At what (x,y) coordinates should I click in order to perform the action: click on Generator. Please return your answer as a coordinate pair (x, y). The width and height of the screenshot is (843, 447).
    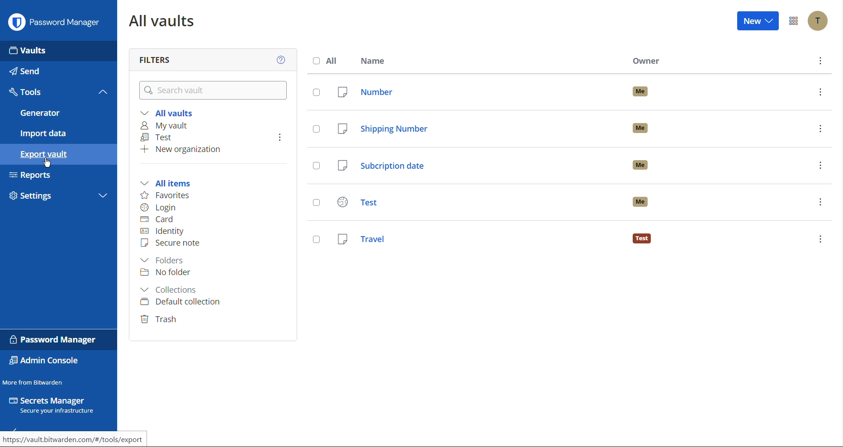
    Looking at the image, I should click on (57, 114).